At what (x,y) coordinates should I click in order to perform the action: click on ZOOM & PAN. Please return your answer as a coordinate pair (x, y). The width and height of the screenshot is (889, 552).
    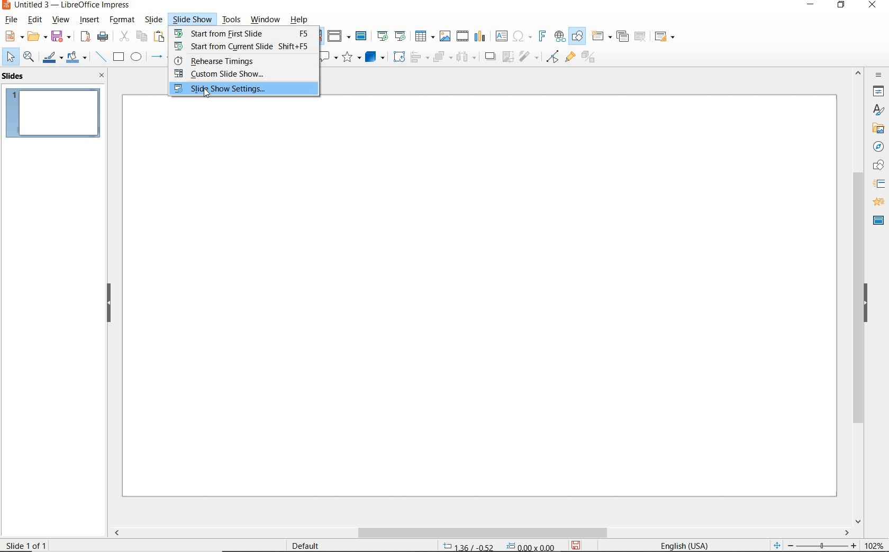
    Looking at the image, I should click on (29, 57).